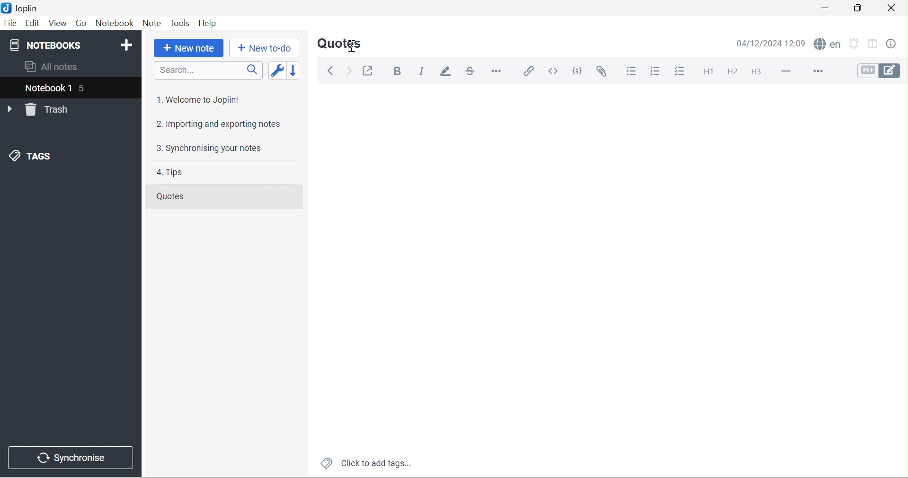  Describe the element at coordinates (817, 71) in the screenshot. I see `More` at that location.